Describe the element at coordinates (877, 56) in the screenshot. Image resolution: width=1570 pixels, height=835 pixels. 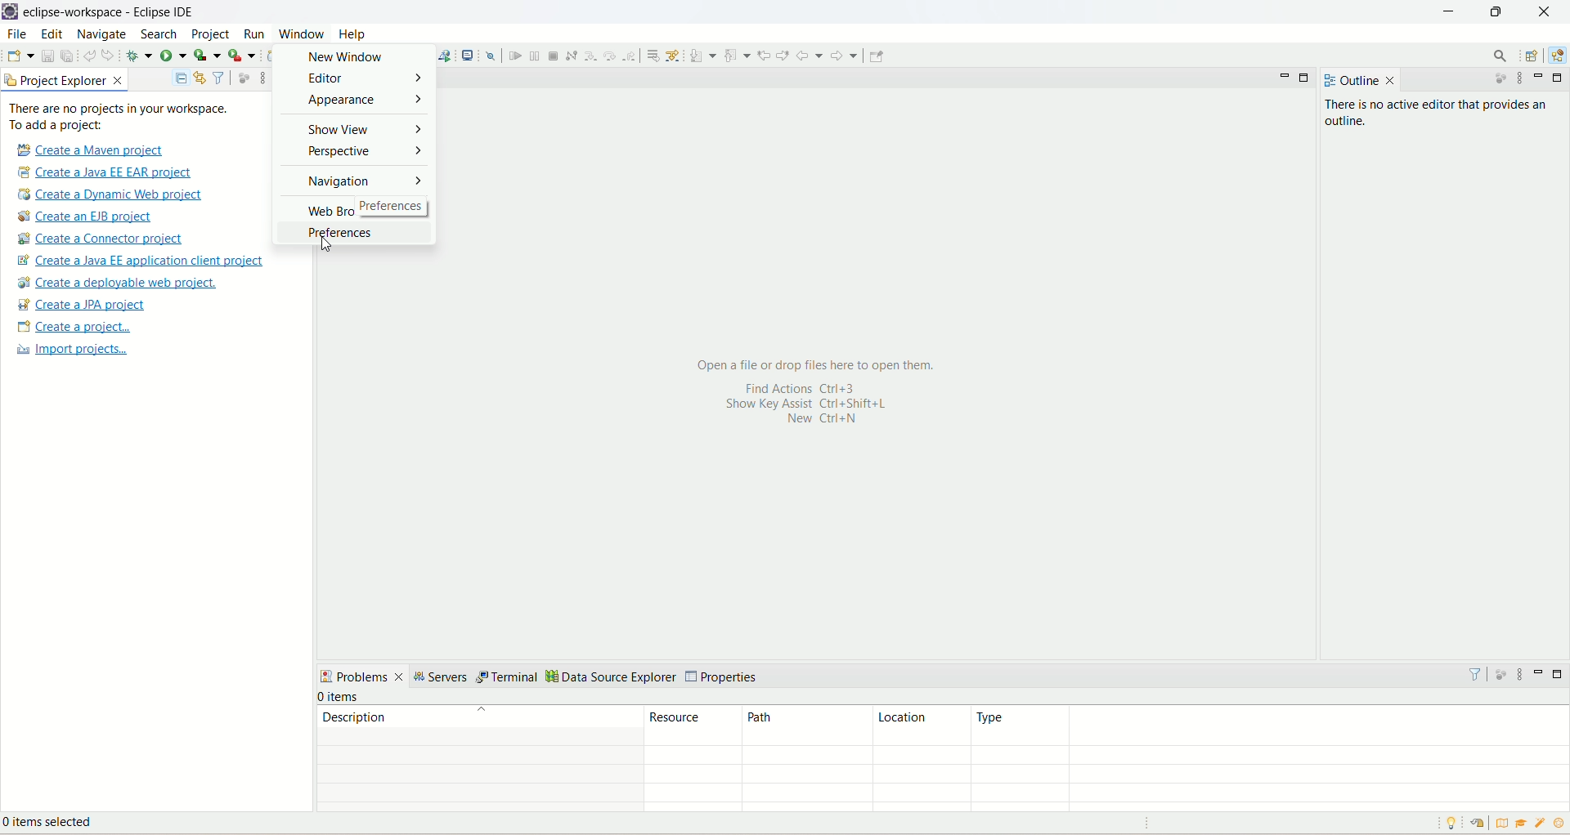
I see `pin editor` at that location.